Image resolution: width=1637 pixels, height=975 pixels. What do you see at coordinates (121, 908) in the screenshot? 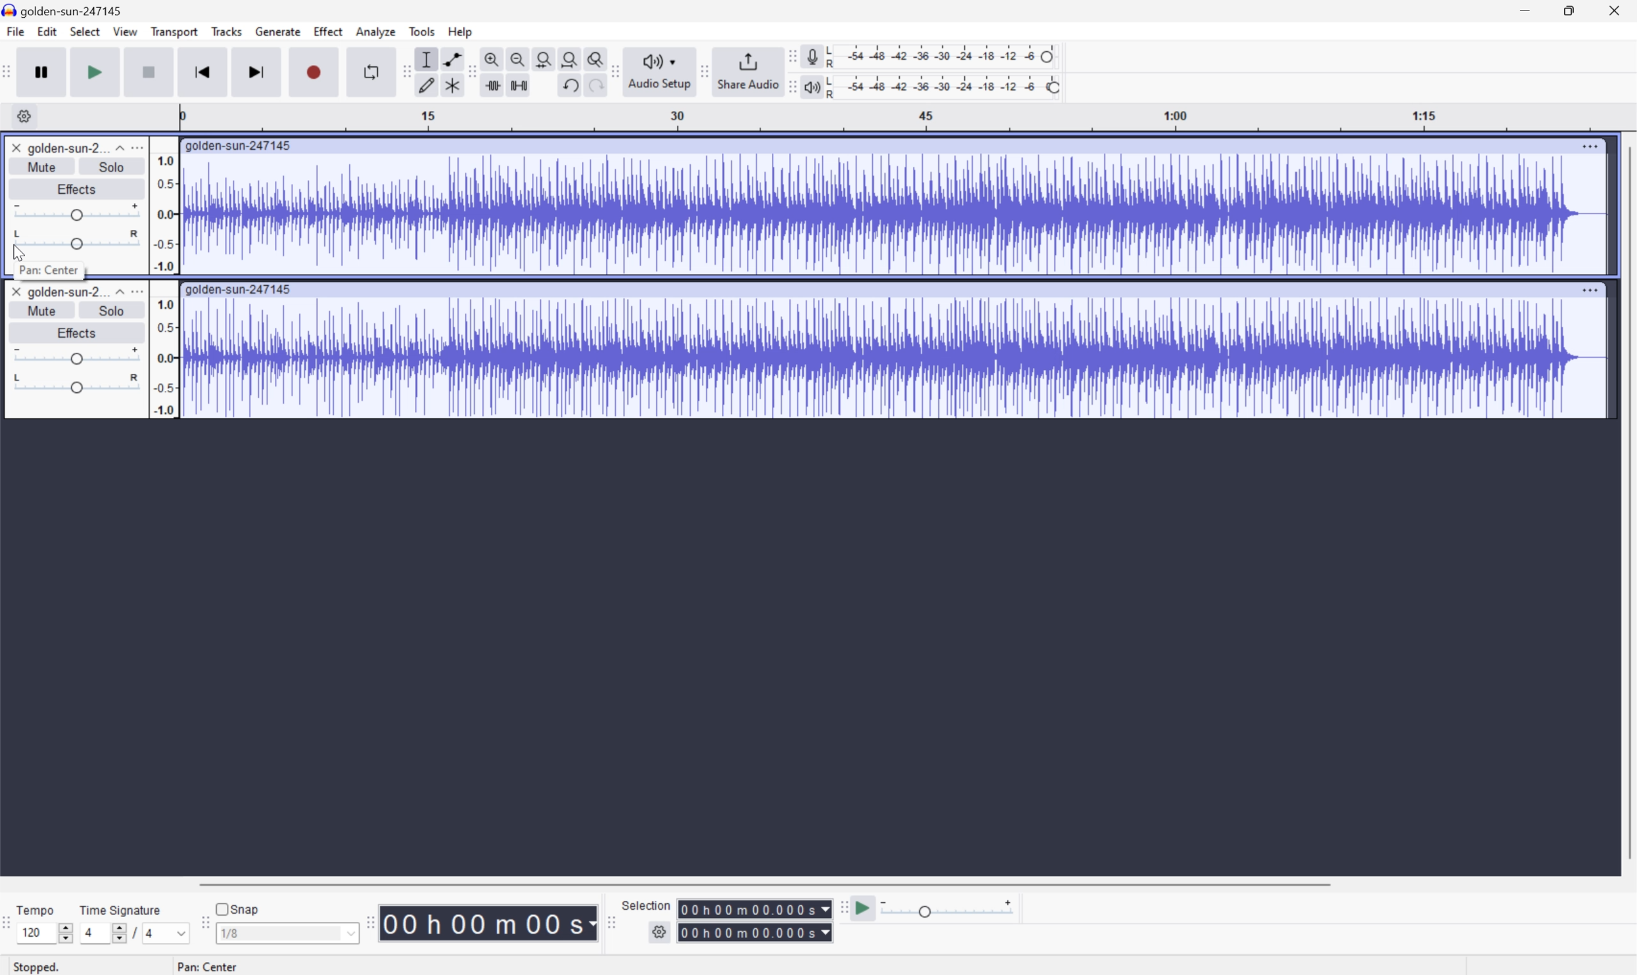
I see `Time signature` at bounding box center [121, 908].